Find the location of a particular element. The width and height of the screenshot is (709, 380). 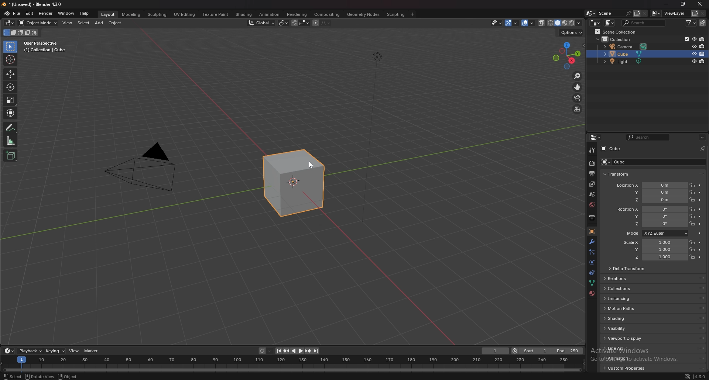

snapping is located at coordinates (301, 23).